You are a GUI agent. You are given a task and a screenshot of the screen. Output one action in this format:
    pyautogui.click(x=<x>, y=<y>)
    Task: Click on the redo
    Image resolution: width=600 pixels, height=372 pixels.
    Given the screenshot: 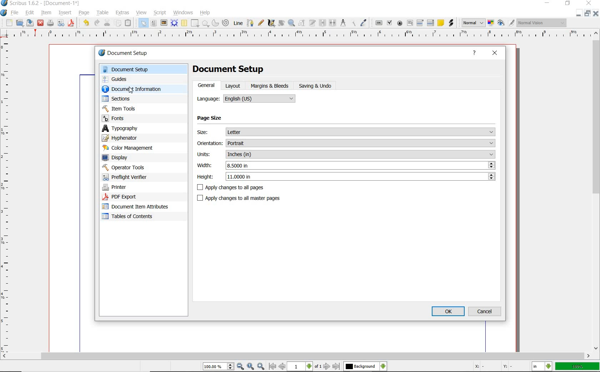 What is the action you would take?
    pyautogui.click(x=97, y=23)
    